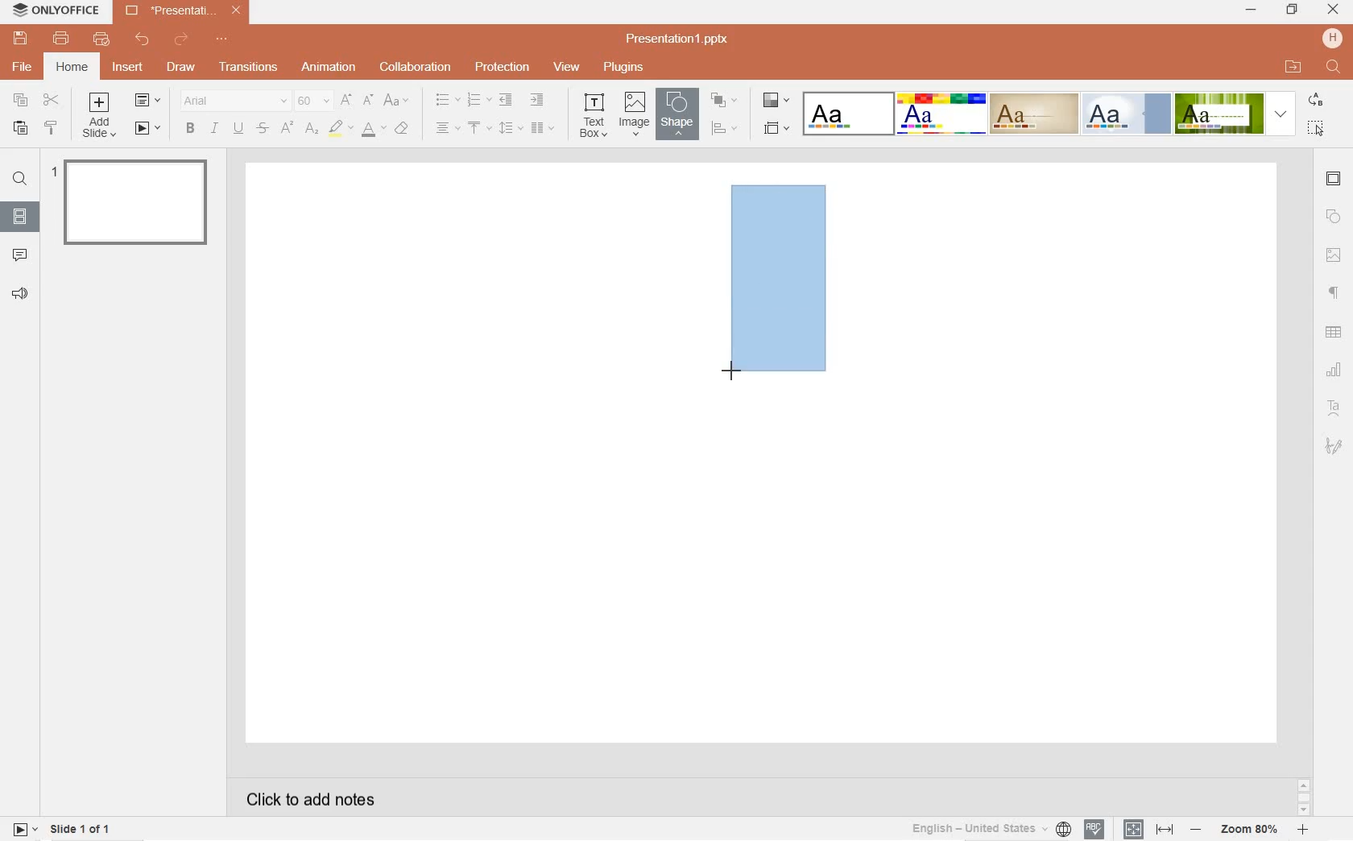  I want to click on bullet, so click(447, 100).